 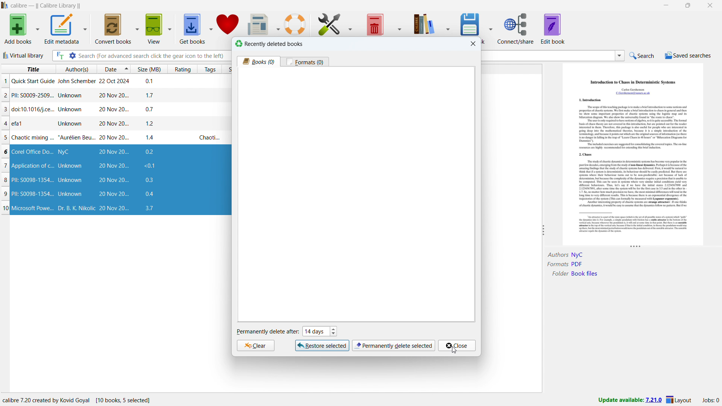 I want to click on donate to calibre, so click(x=228, y=24).